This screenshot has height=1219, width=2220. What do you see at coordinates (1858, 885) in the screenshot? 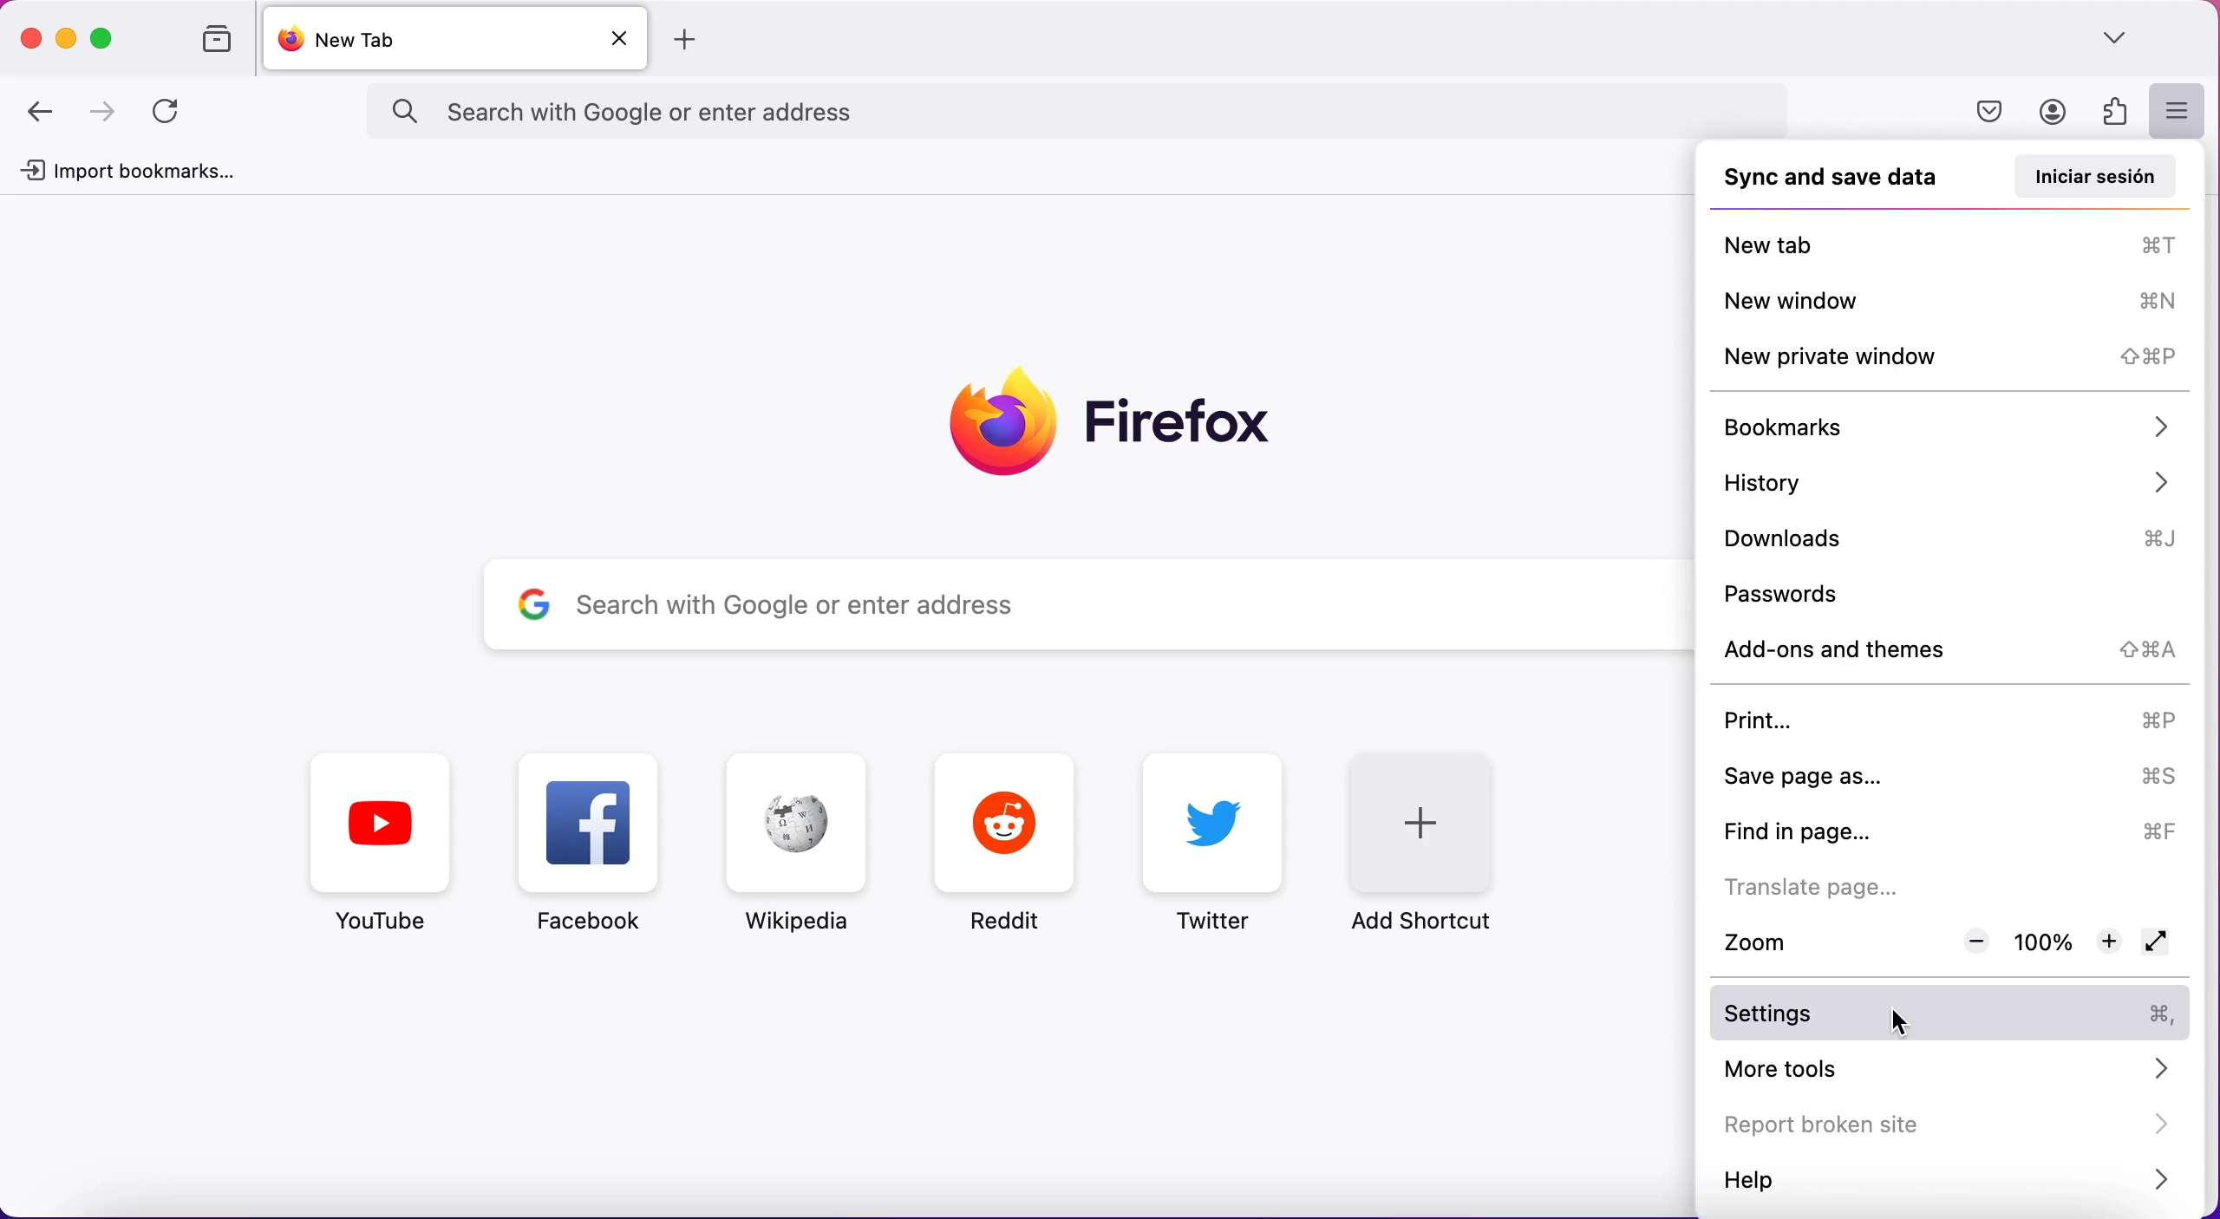
I see `translate page` at bounding box center [1858, 885].